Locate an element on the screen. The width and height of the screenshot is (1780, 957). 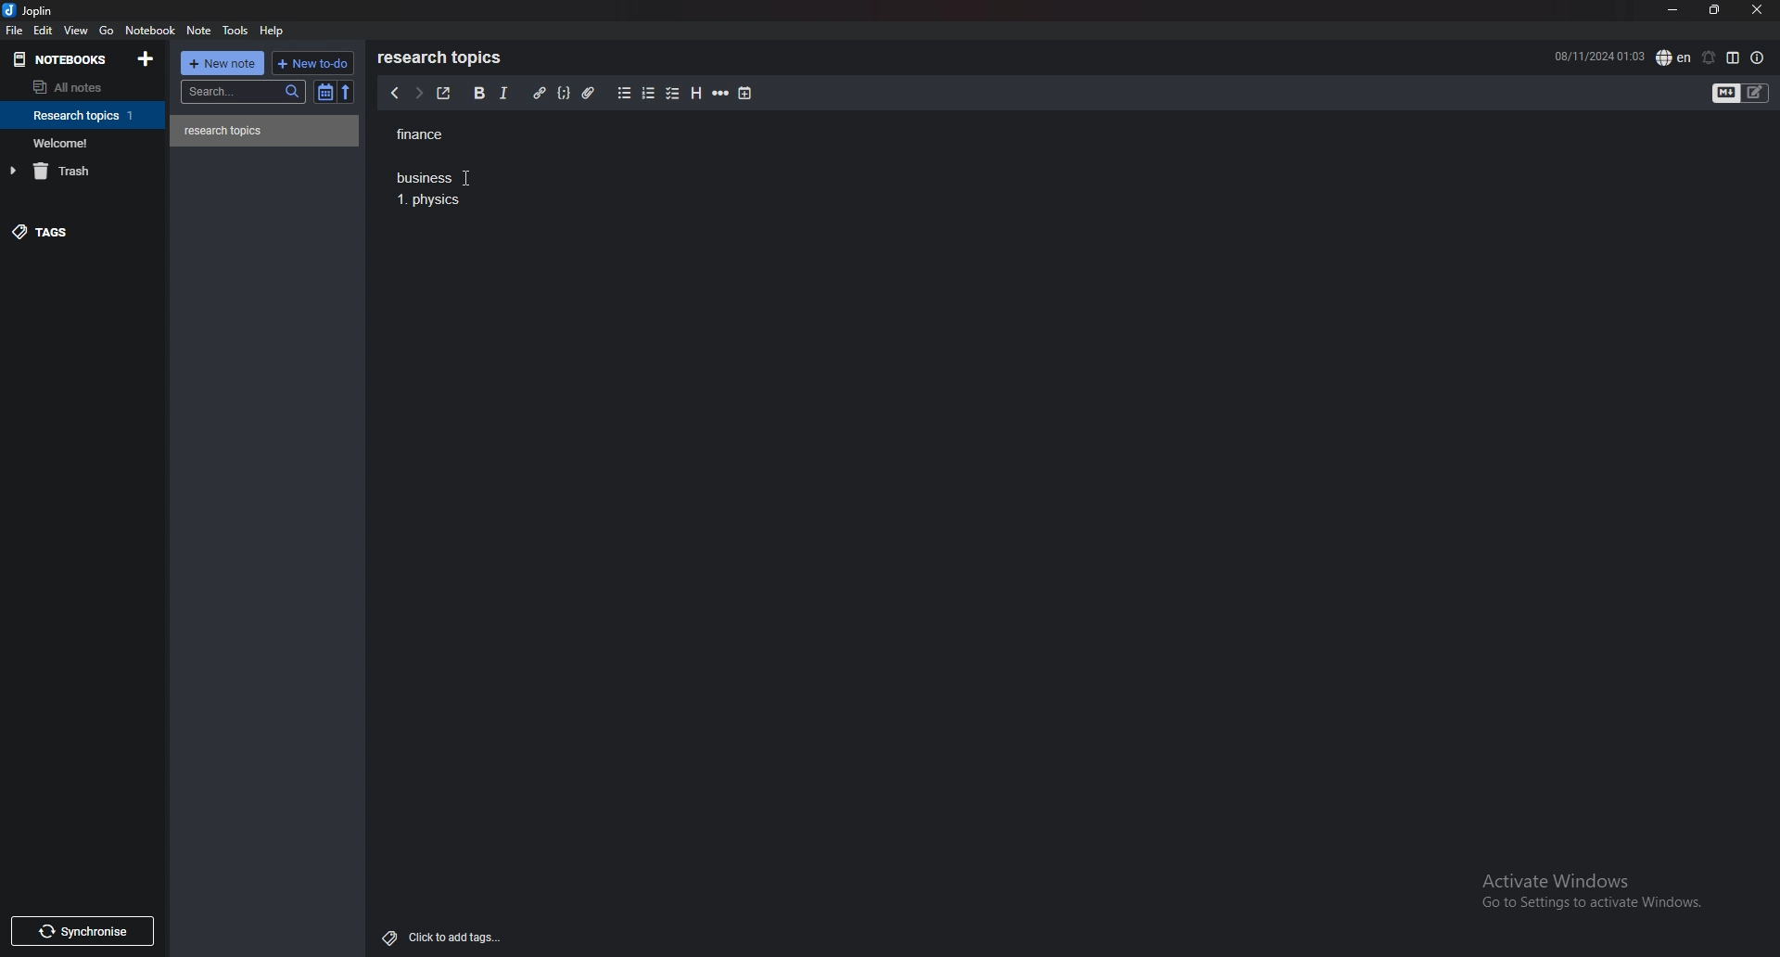
all notes is located at coordinates (76, 88).